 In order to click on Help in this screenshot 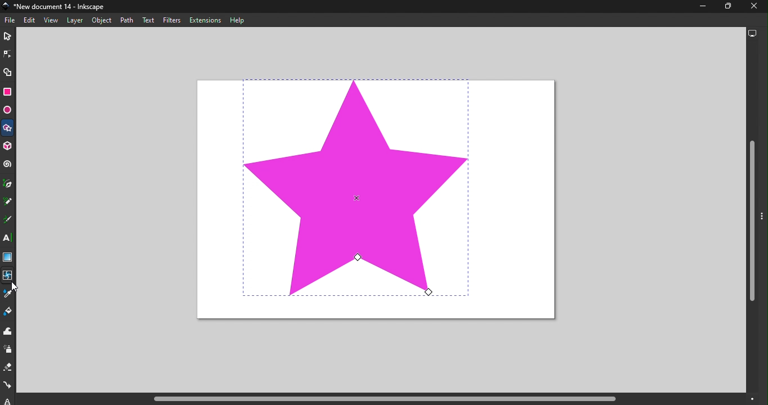, I will do `click(241, 19)`.